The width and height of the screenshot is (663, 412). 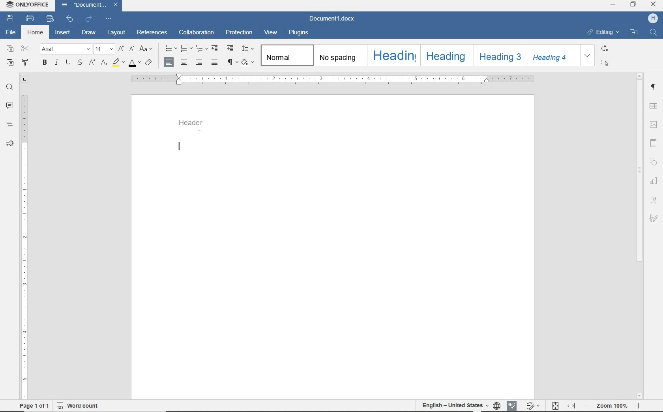 I want to click on editor, so click(x=179, y=146).